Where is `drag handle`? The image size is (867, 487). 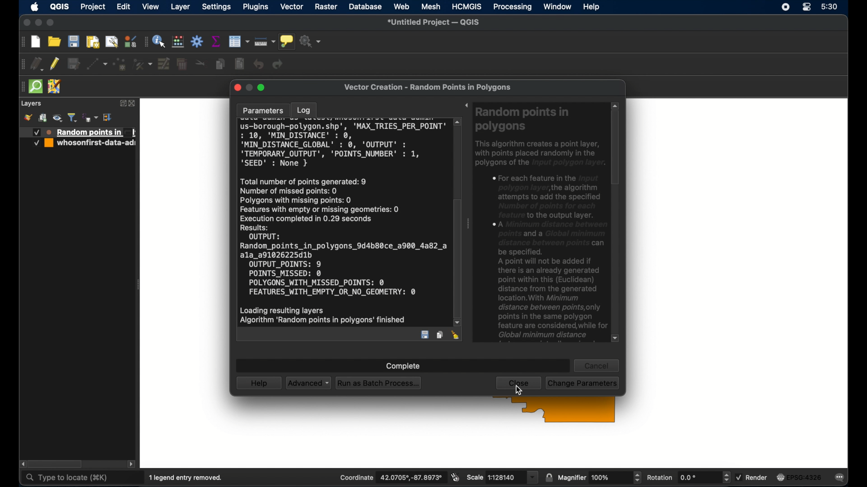
drag handle is located at coordinates (468, 225).